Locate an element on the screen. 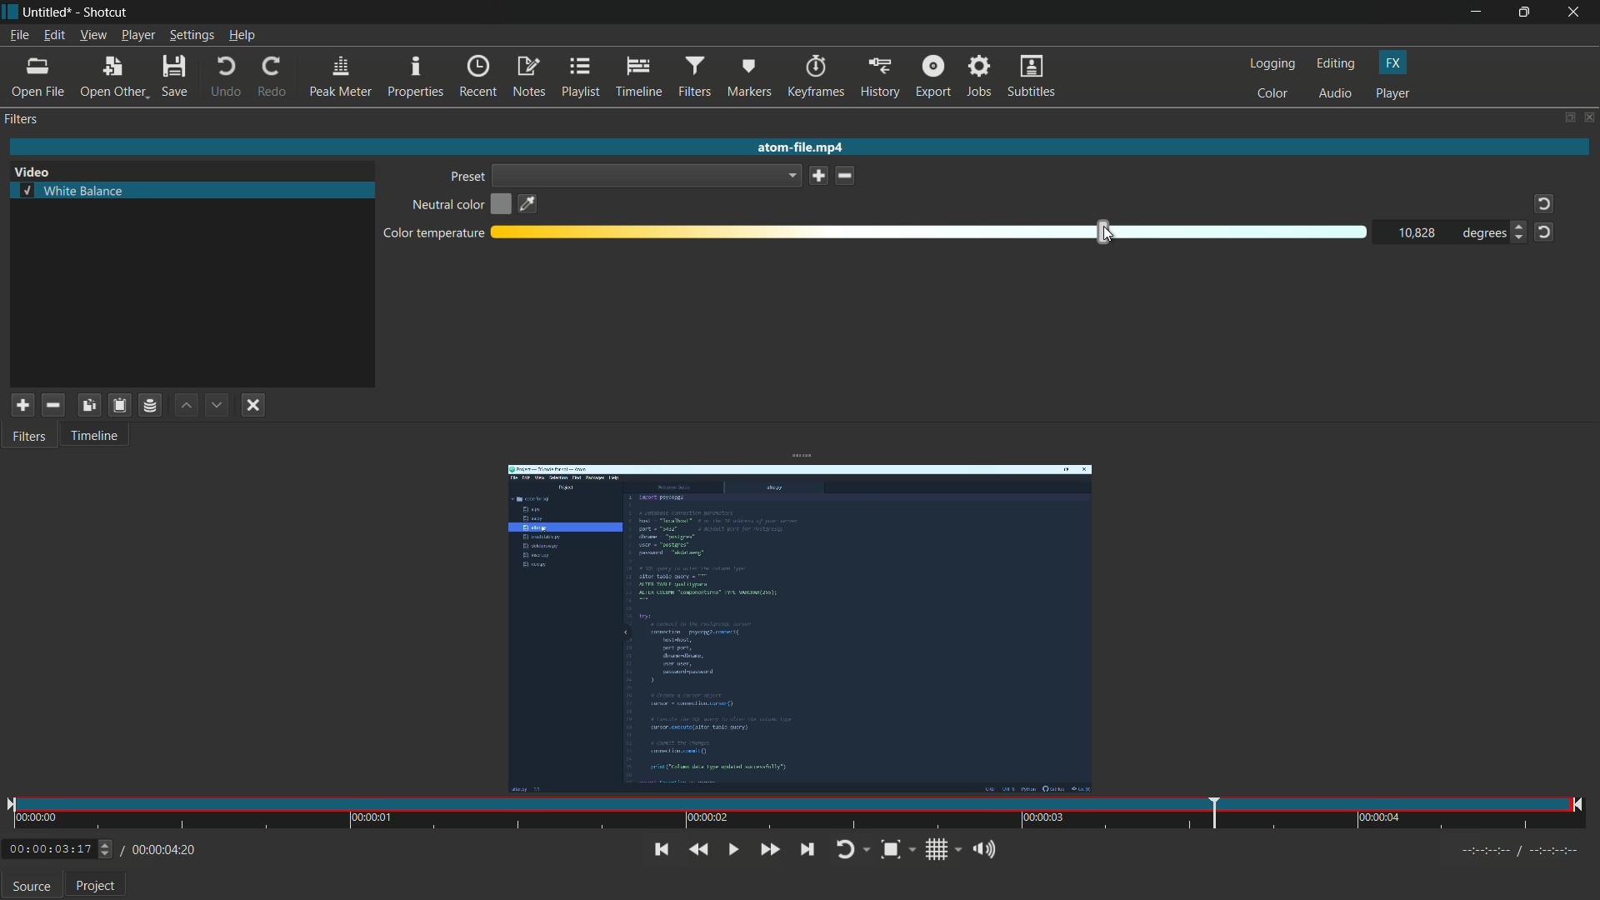 The height and width of the screenshot is (900, 1600). add filter is located at coordinates (22, 407).